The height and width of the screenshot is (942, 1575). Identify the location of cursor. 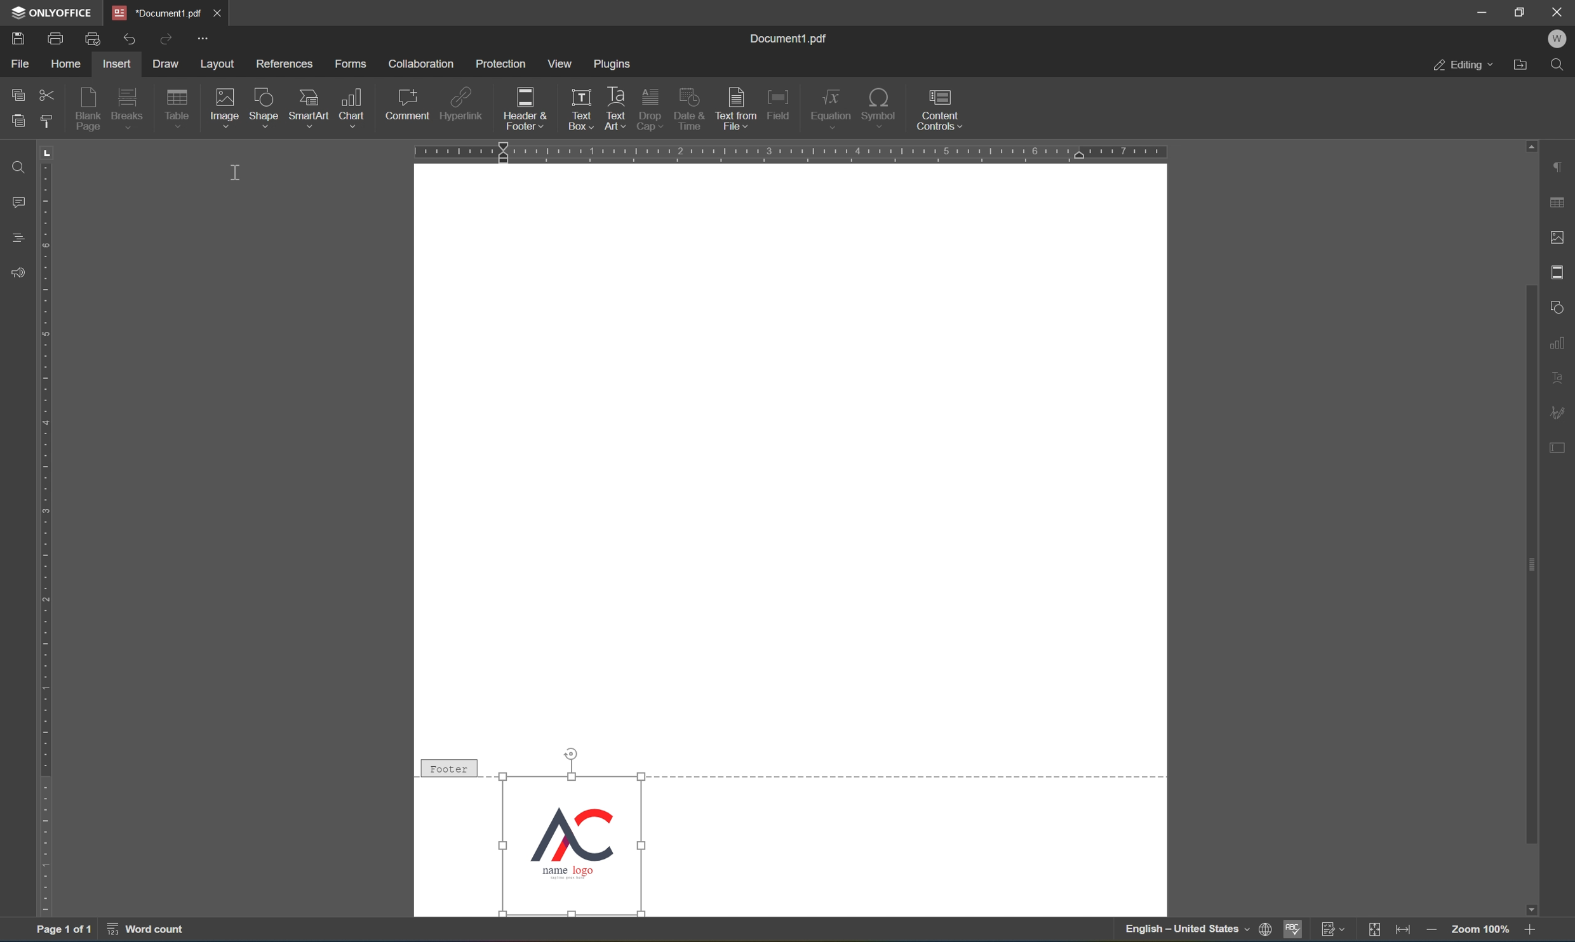
(236, 171).